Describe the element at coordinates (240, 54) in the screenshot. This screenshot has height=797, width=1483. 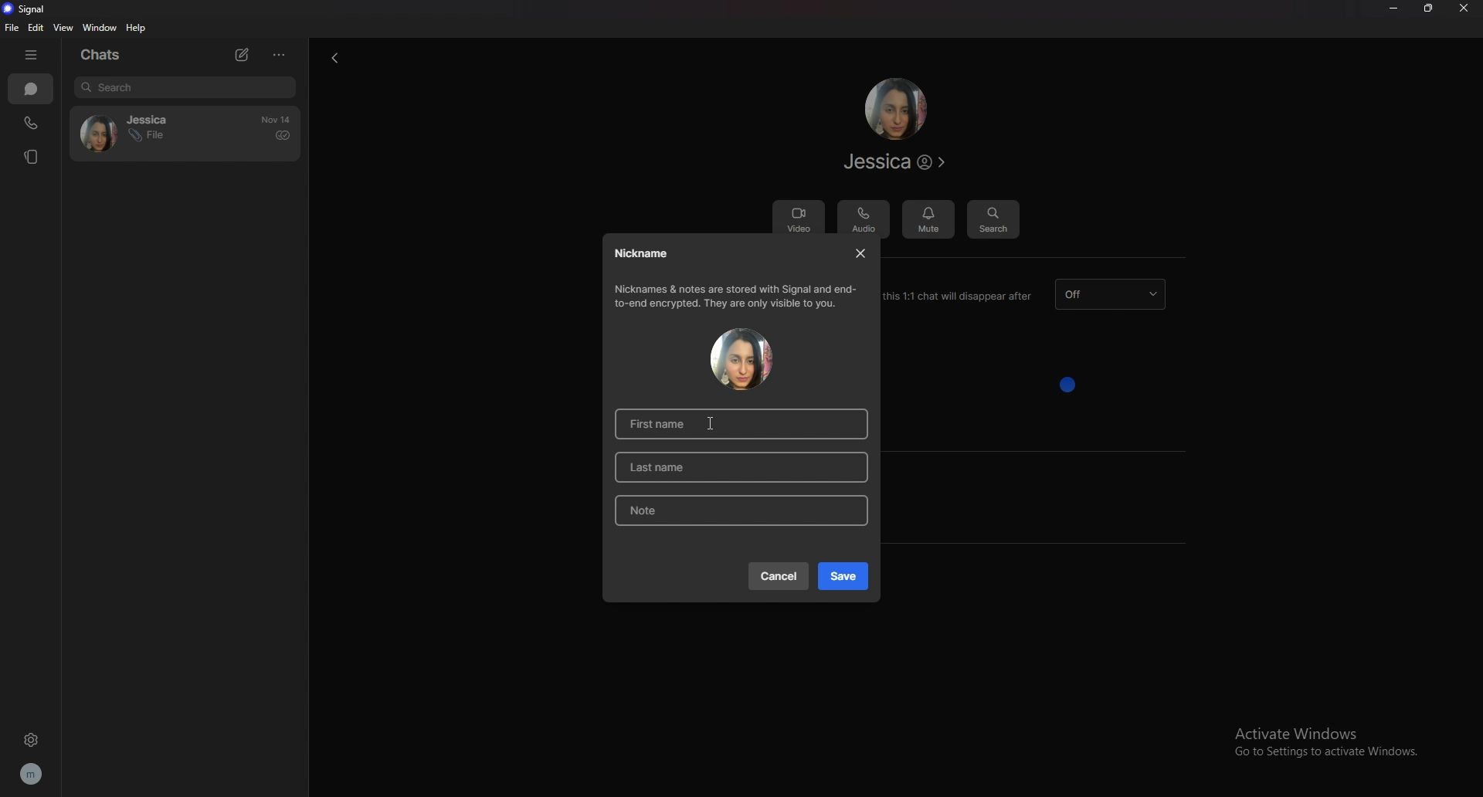
I see `new chat` at that location.